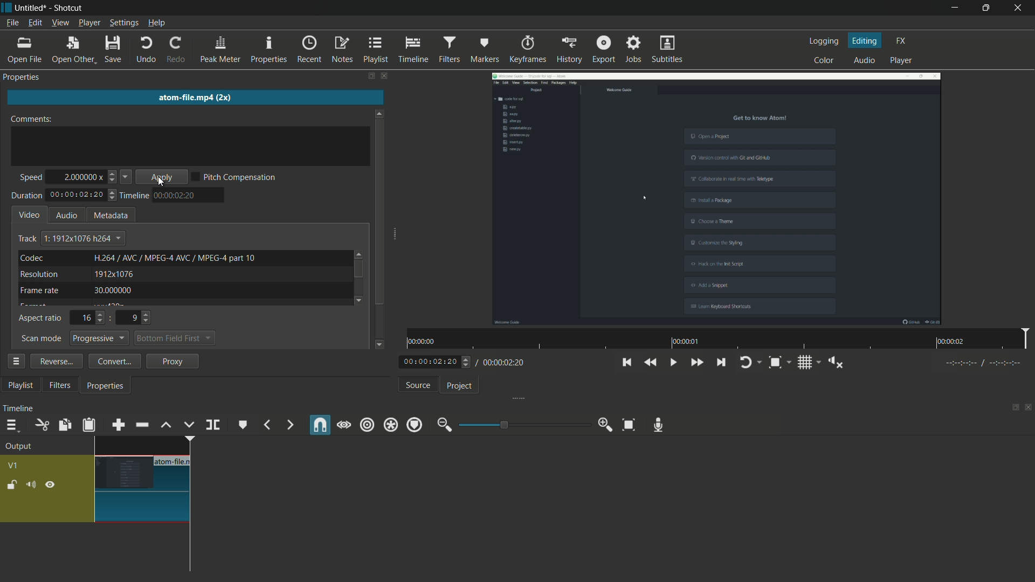 This screenshot has height=582, width=1035. Describe the element at coordinates (659, 426) in the screenshot. I see `record audio` at that location.